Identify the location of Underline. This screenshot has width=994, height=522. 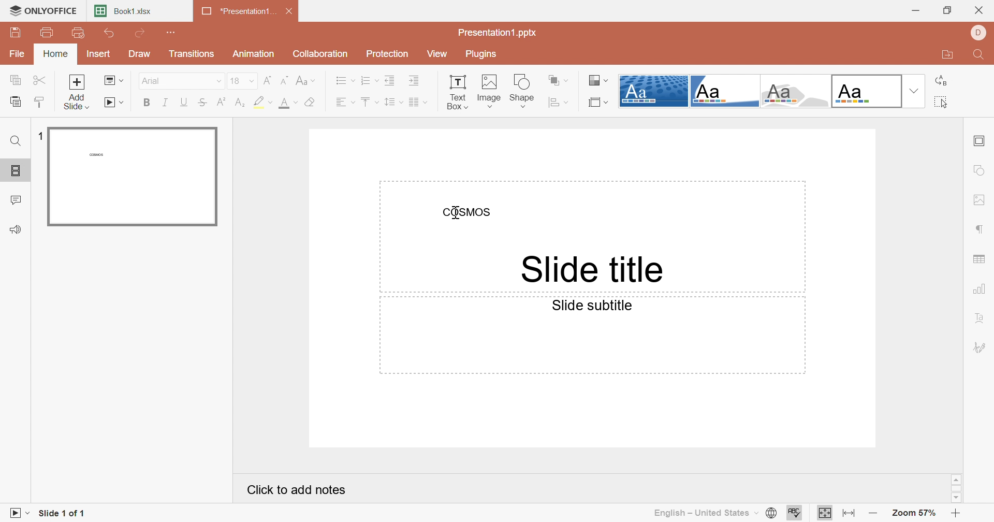
(183, 103).